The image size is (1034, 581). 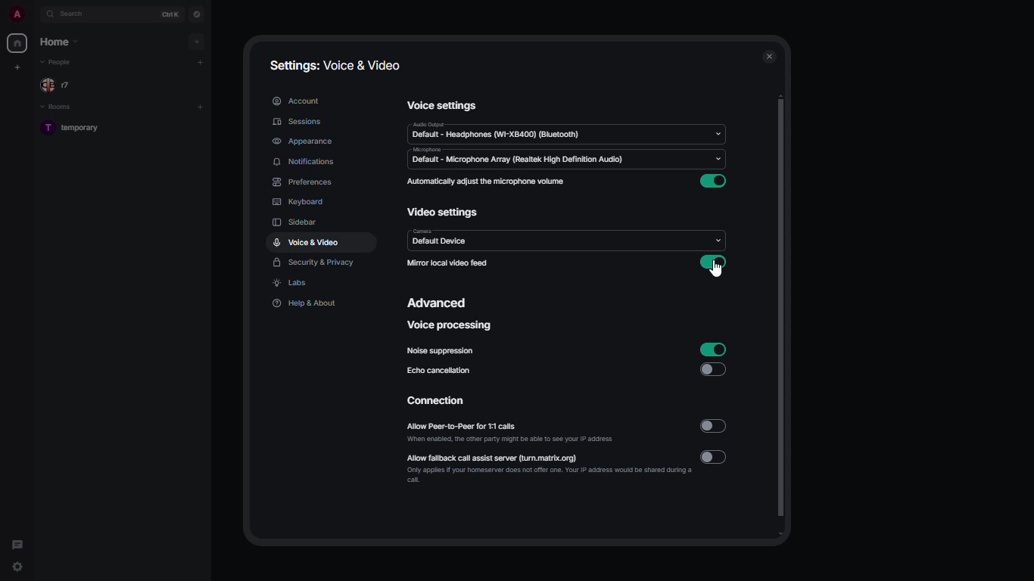 What do you see at coordinates (513, 157) in the screenshot?
I see `microphone default` at bounding box center [513, 157].